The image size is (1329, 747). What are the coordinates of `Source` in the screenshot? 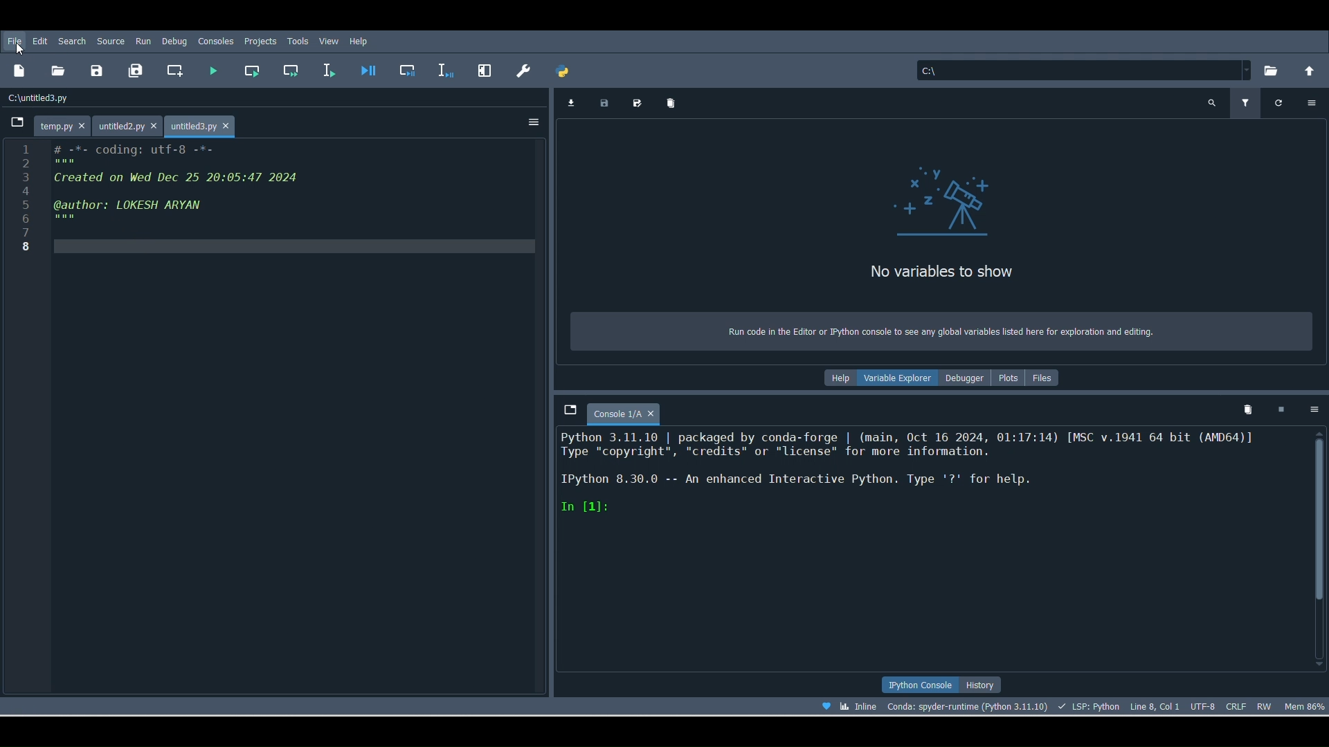 It's located at (111, 39).